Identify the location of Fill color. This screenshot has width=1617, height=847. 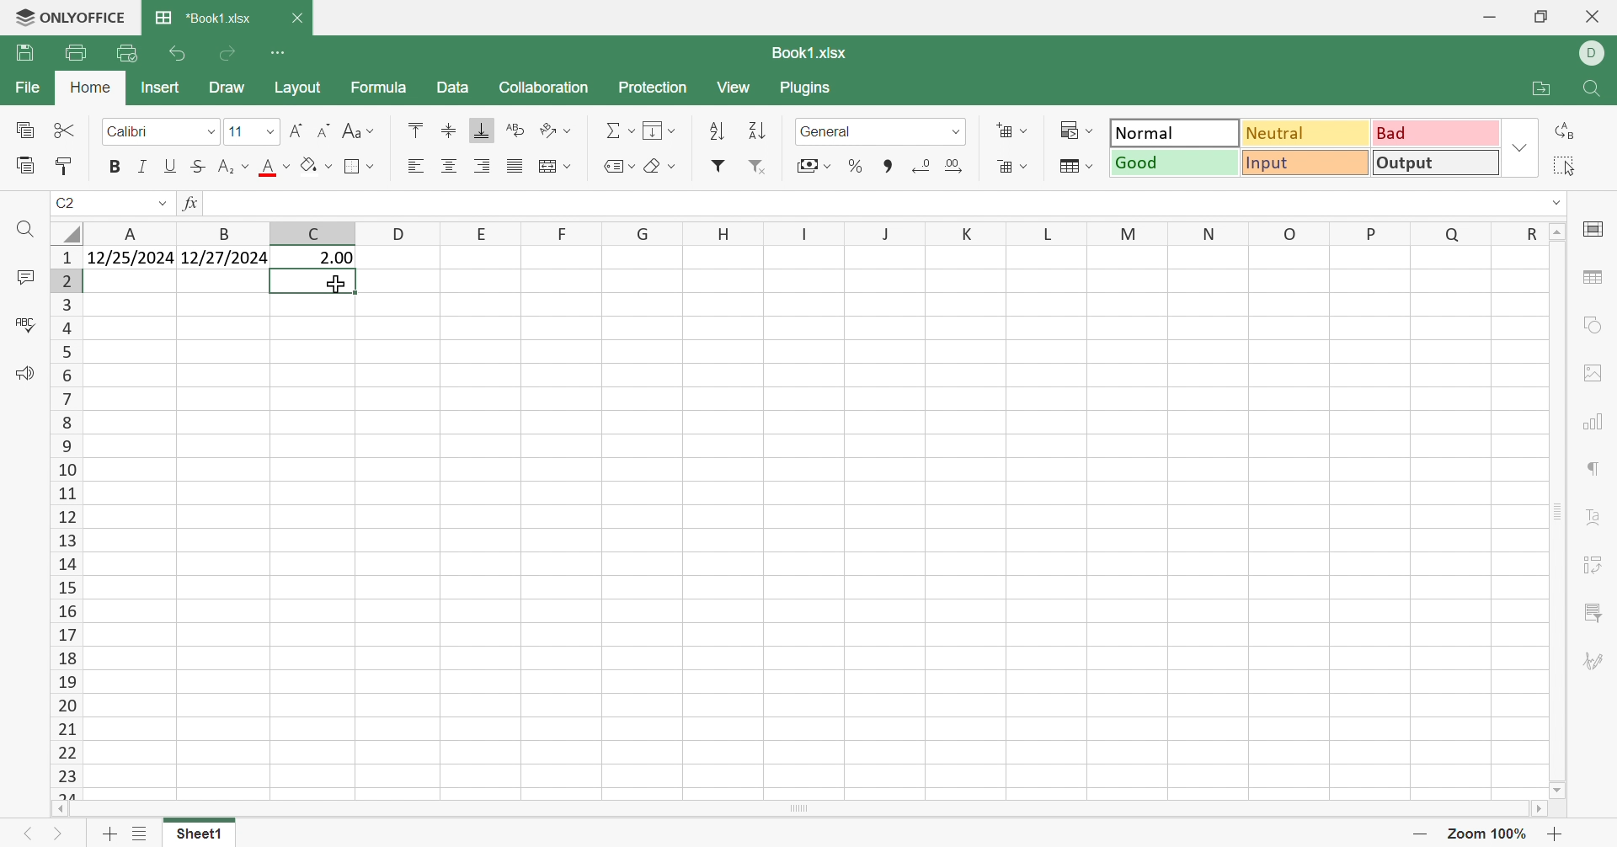
(320, 165).